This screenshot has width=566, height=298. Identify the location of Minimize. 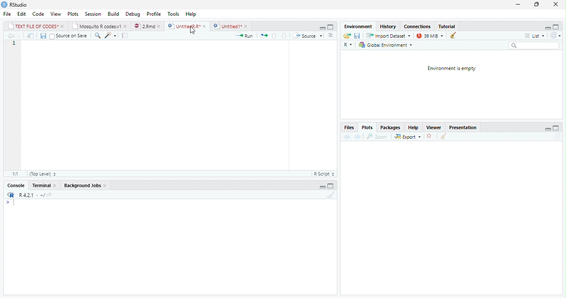
(548, 128).